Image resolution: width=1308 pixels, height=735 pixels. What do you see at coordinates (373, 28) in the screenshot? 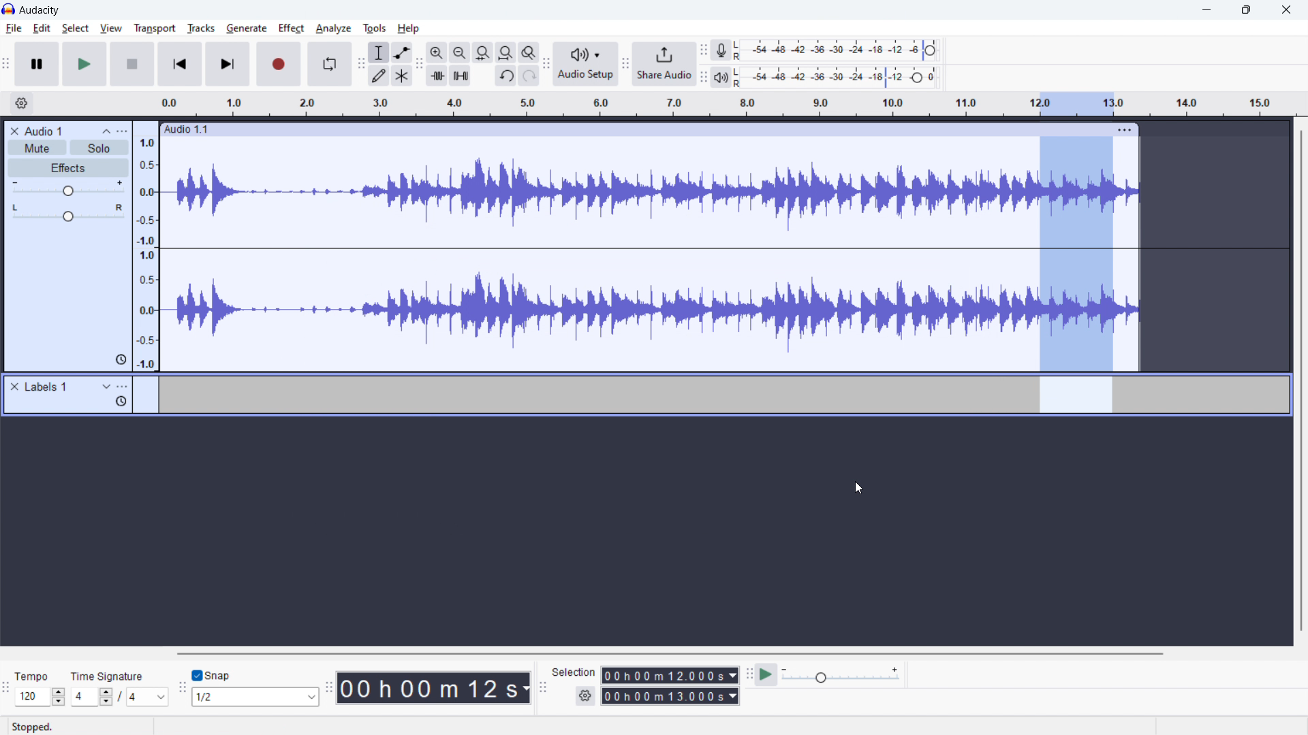
I see `tools` at bounding box center [373, 28].